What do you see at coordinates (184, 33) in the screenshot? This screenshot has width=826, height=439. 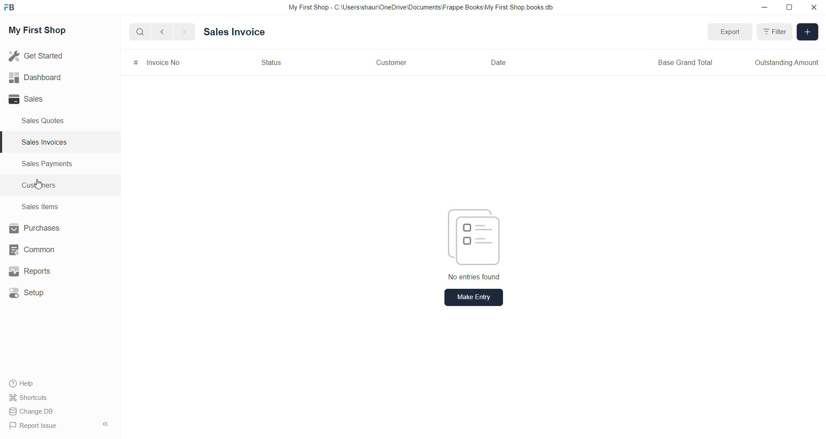 I see `go forward` at bounding box center [184, 33].